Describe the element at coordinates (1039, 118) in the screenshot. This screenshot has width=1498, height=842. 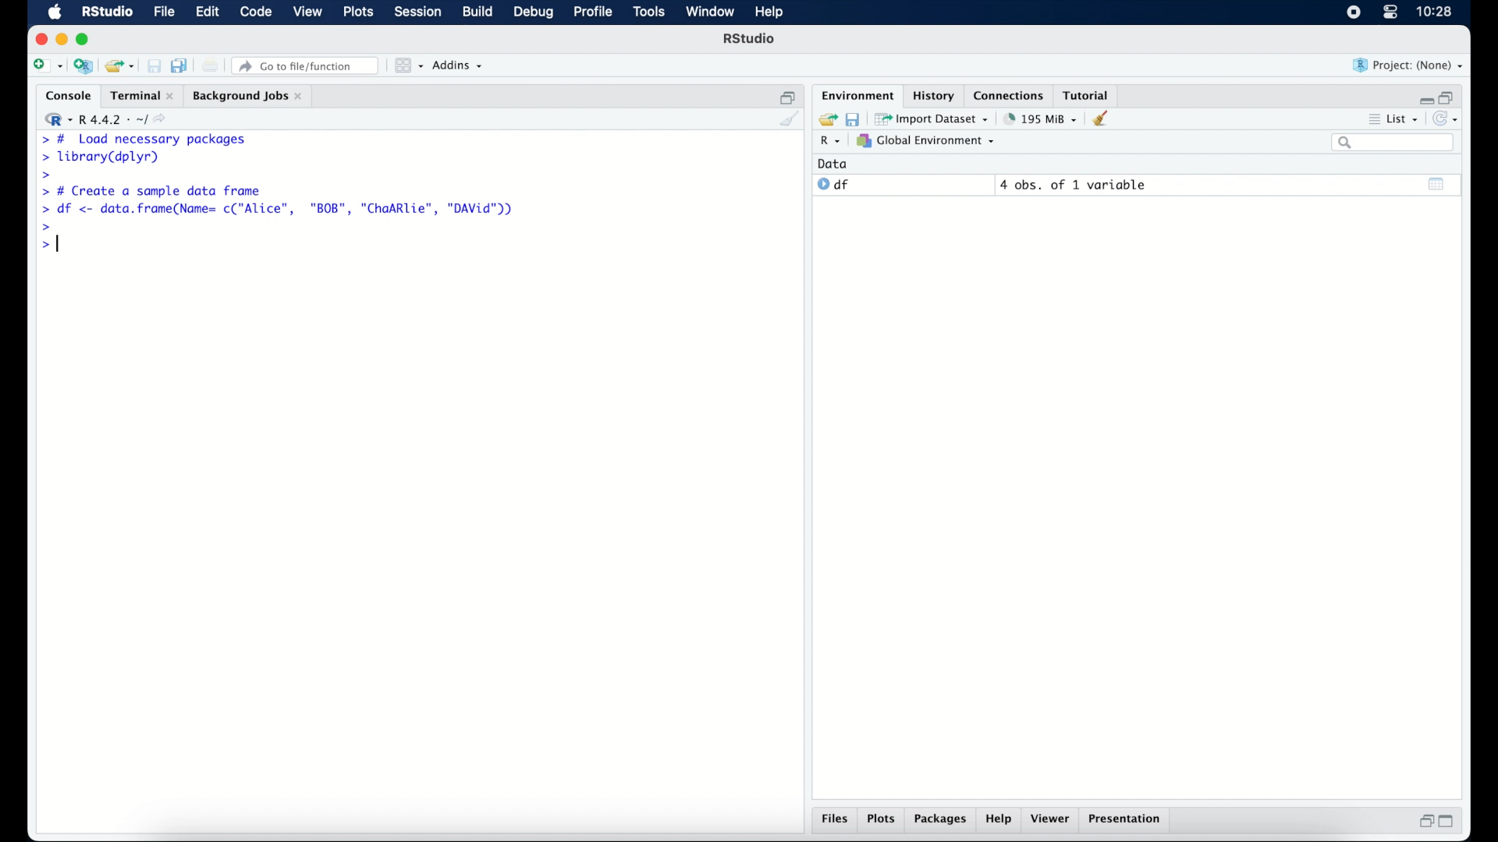
I see `195 MB` at that location.